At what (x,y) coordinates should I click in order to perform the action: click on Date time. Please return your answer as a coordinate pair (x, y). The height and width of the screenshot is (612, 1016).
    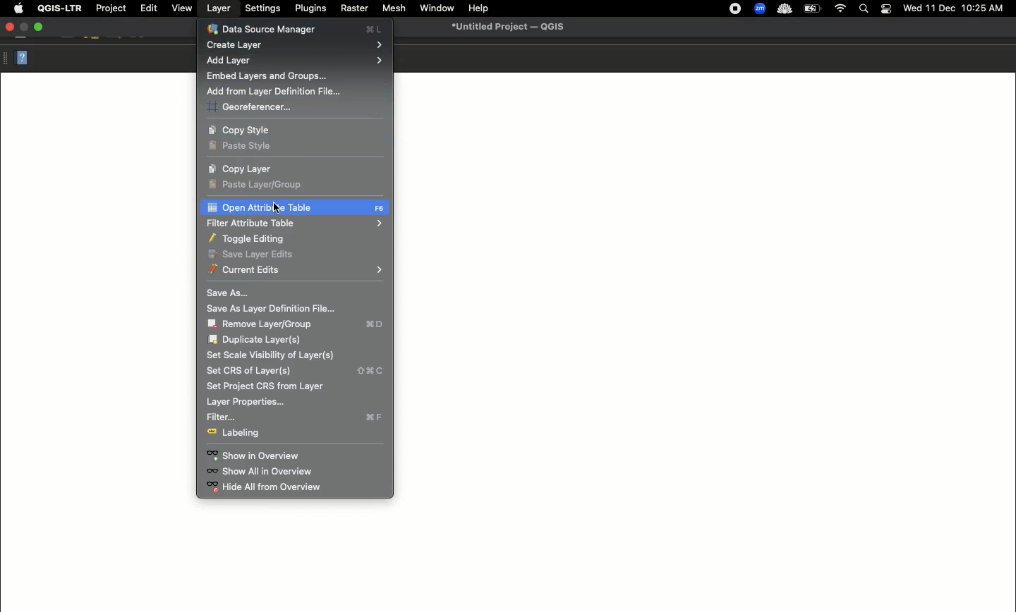
    Looking at the image, I should click on (953, 8).